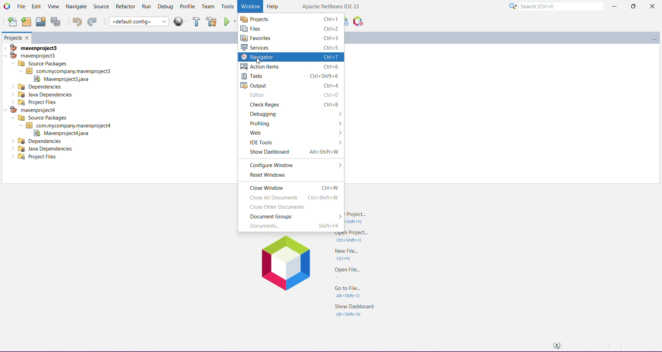 Image resolution: width=662 pixels, height=352 pixels. I want to click on com.mycompany.mavenproject4, so click(68, 125).